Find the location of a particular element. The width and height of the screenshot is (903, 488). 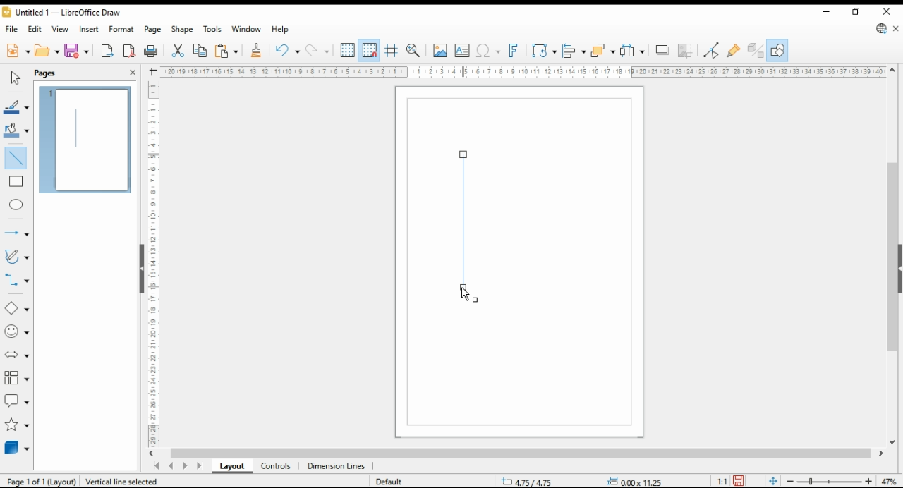

toggle extrusions is located at coordinates (756, 51).